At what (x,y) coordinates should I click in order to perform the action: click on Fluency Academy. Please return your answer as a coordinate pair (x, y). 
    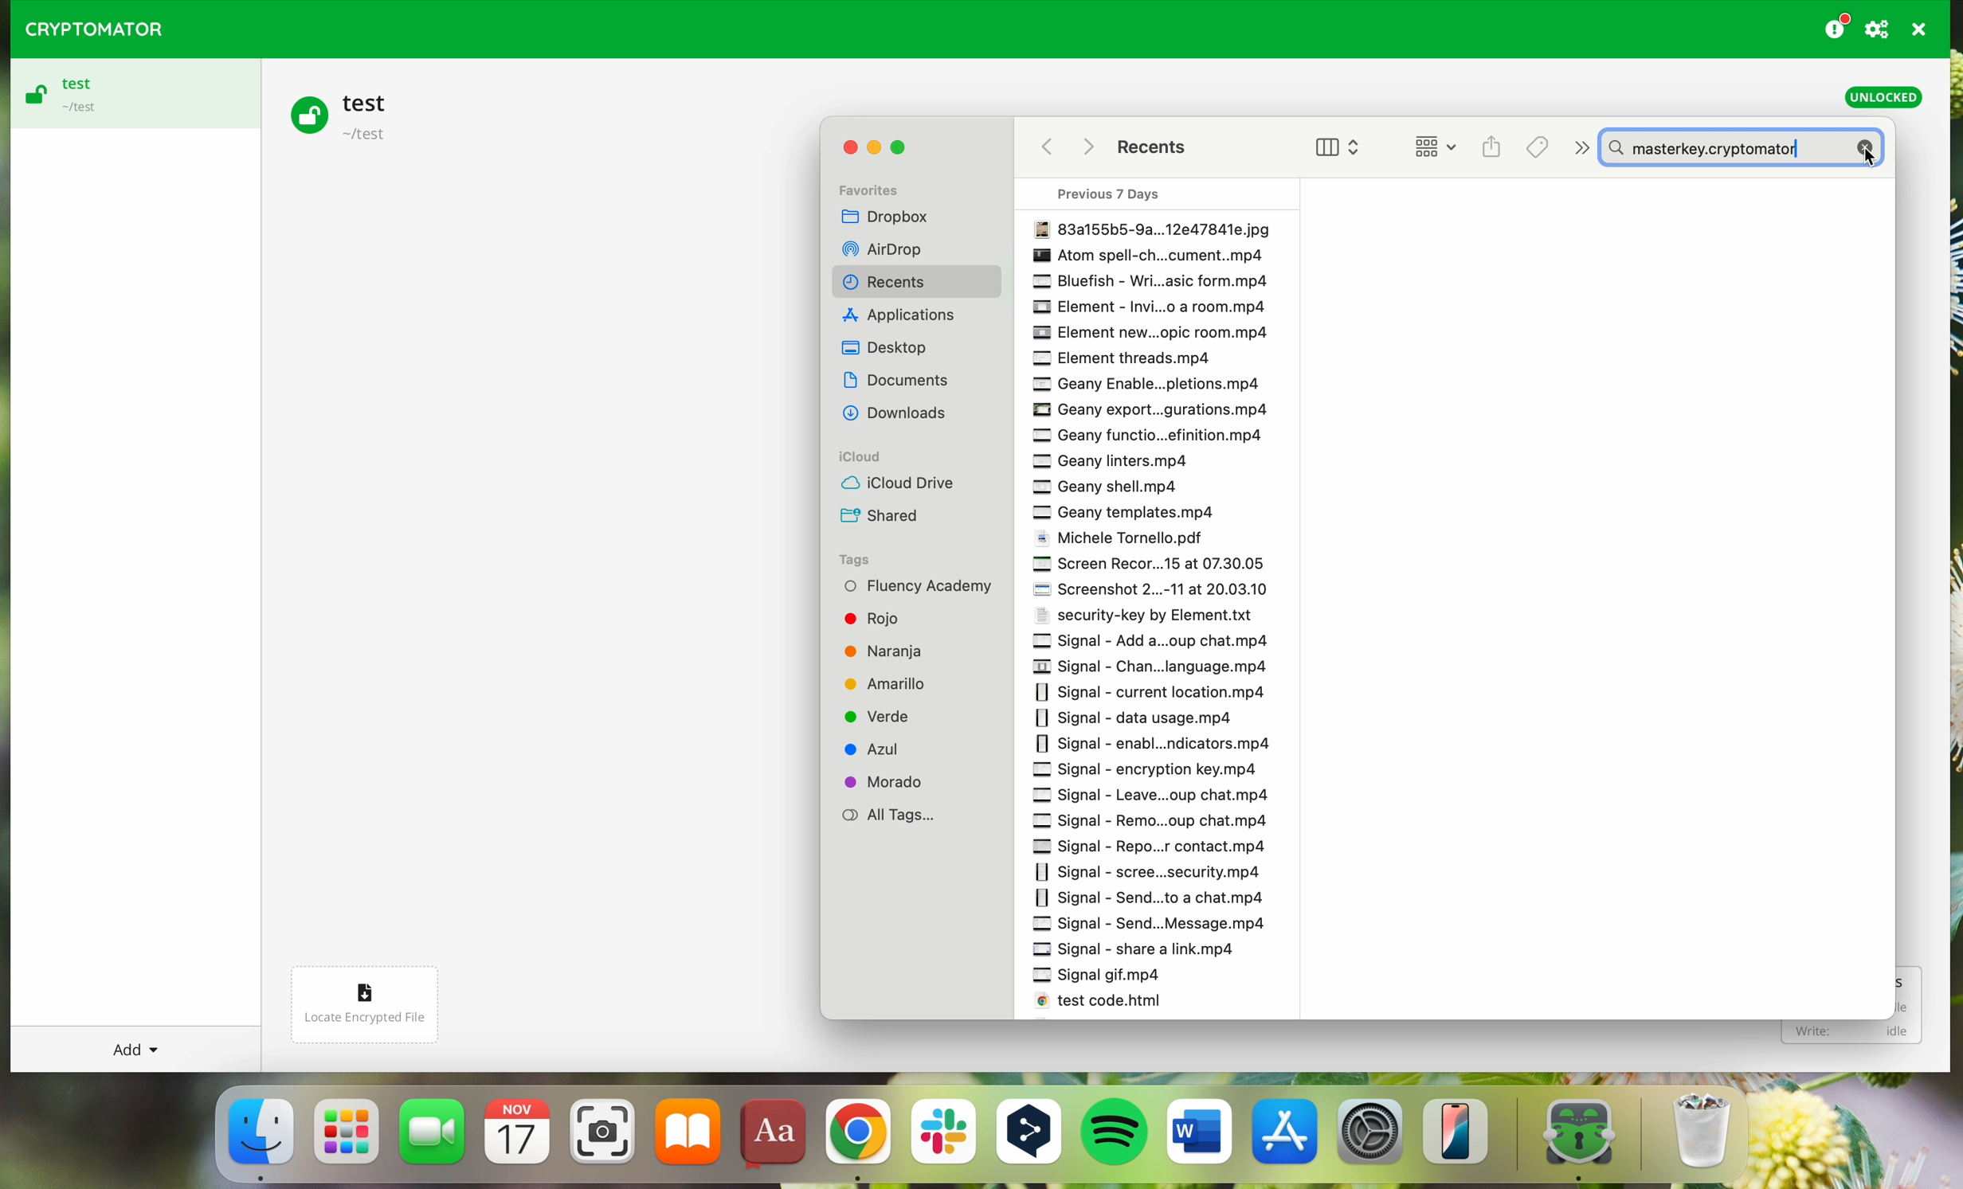
    Looking at the image, I should click on (919, 586).